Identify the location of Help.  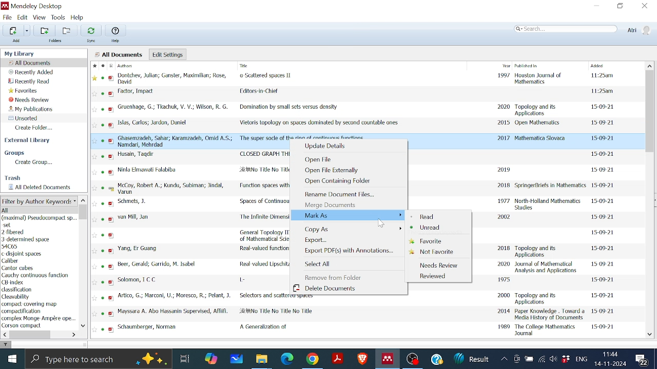
(78, 18).